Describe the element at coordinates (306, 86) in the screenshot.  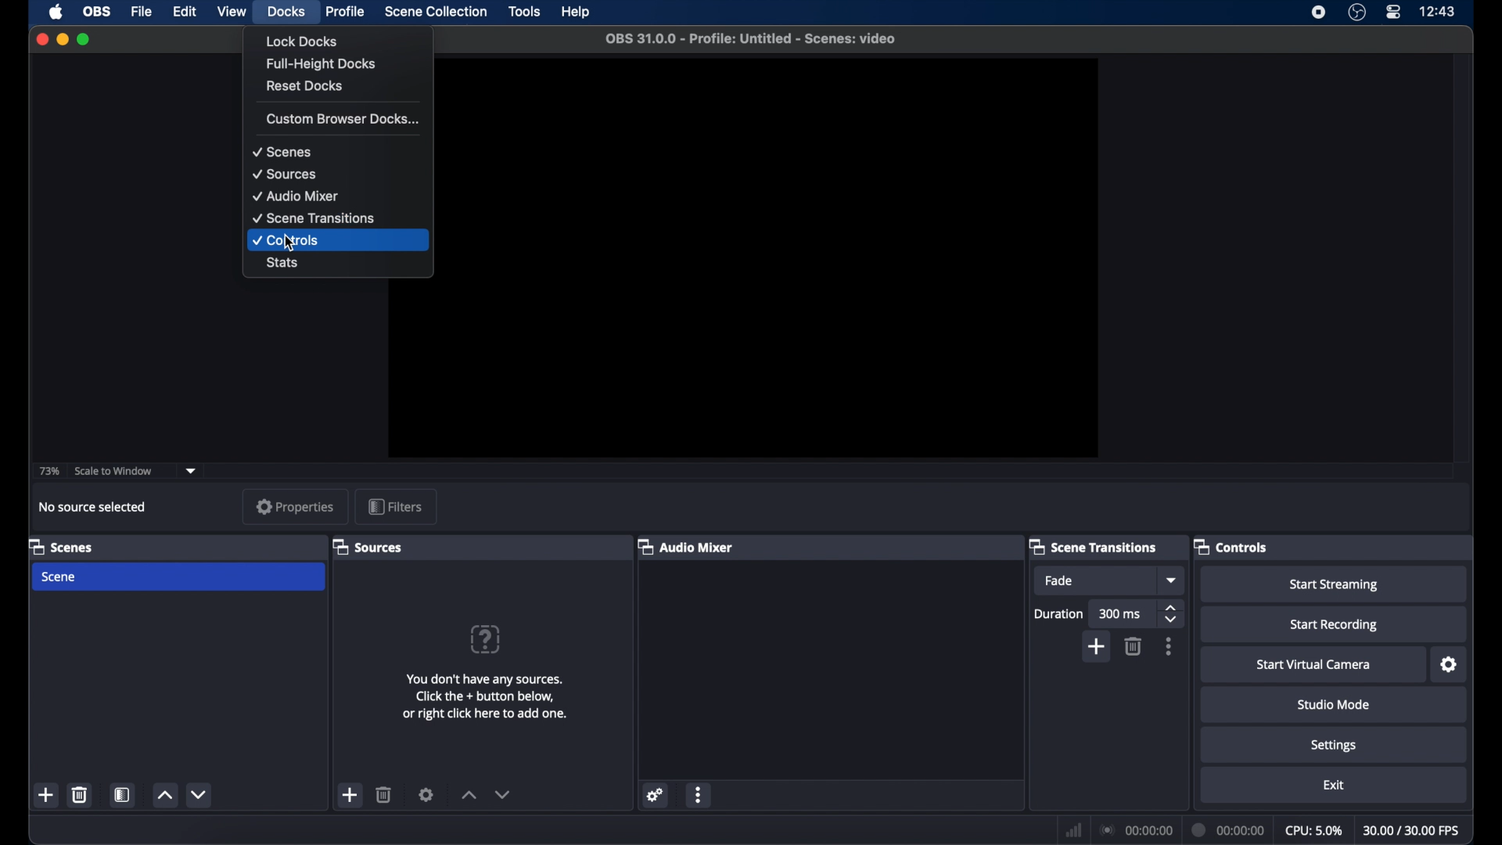
I see `reset docks` at that location.